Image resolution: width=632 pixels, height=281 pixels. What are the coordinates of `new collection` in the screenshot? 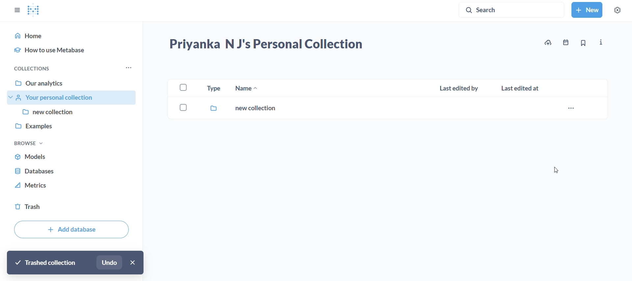 It's located at (228, 108).